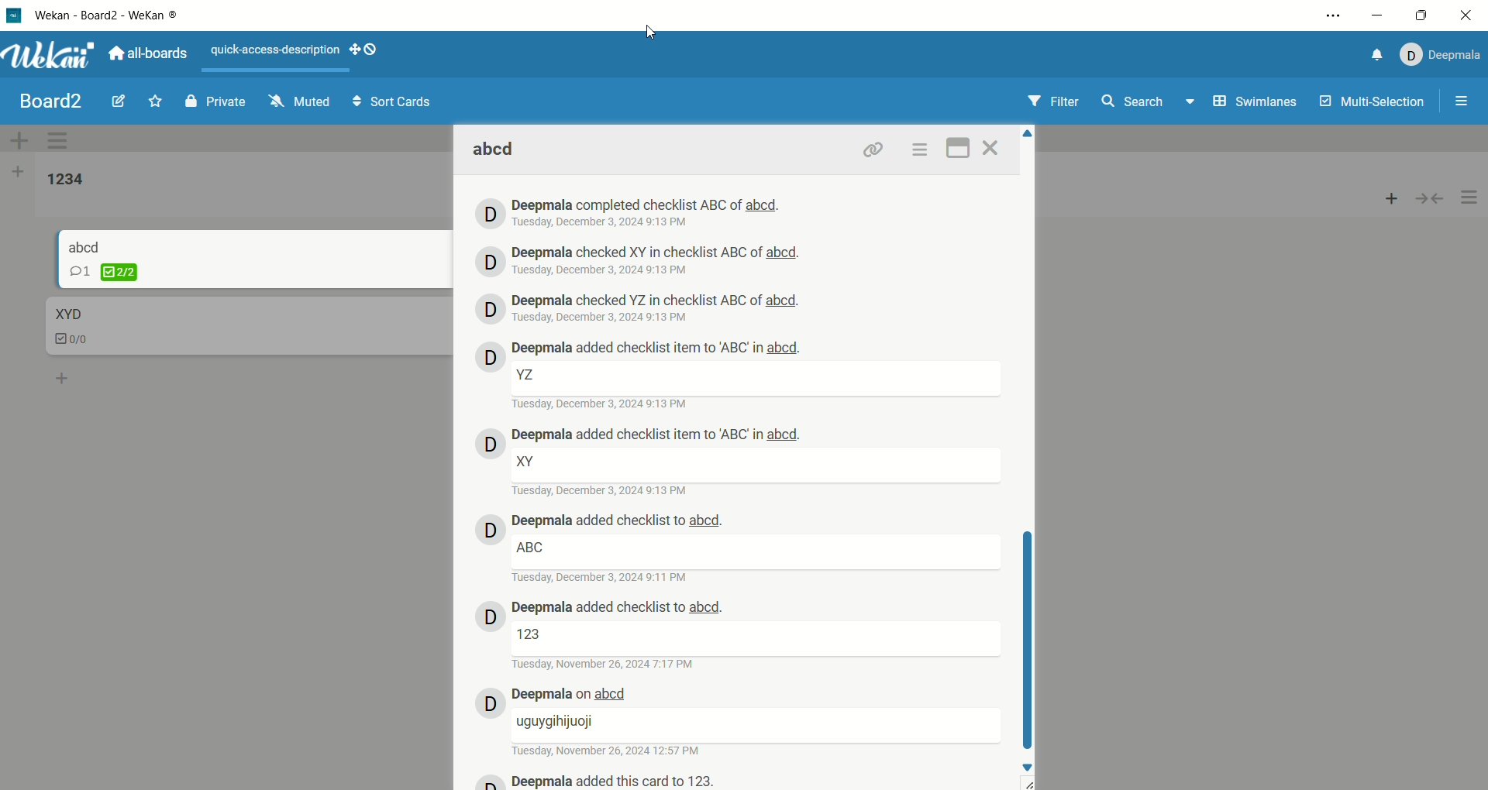  I want to click on down, so click(1027, 768).